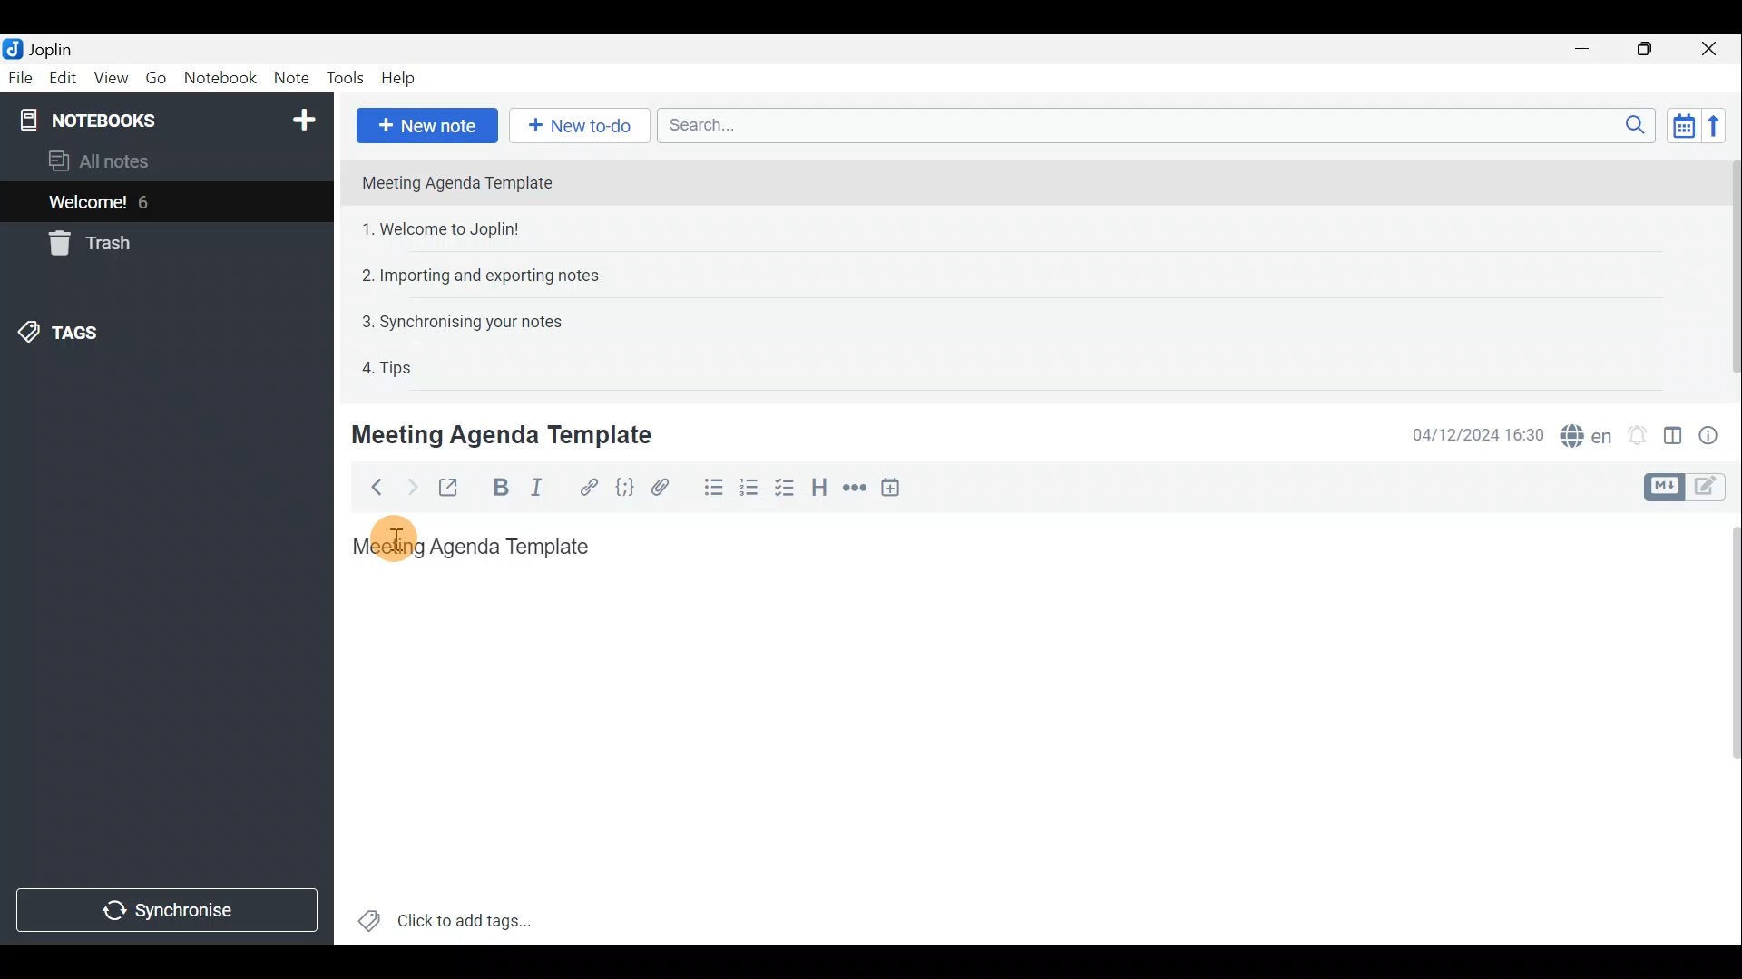  What do you see at coordinates (591, 487) in the screenshot?
I see `Hyperlink` at bounding box center [591, 487].